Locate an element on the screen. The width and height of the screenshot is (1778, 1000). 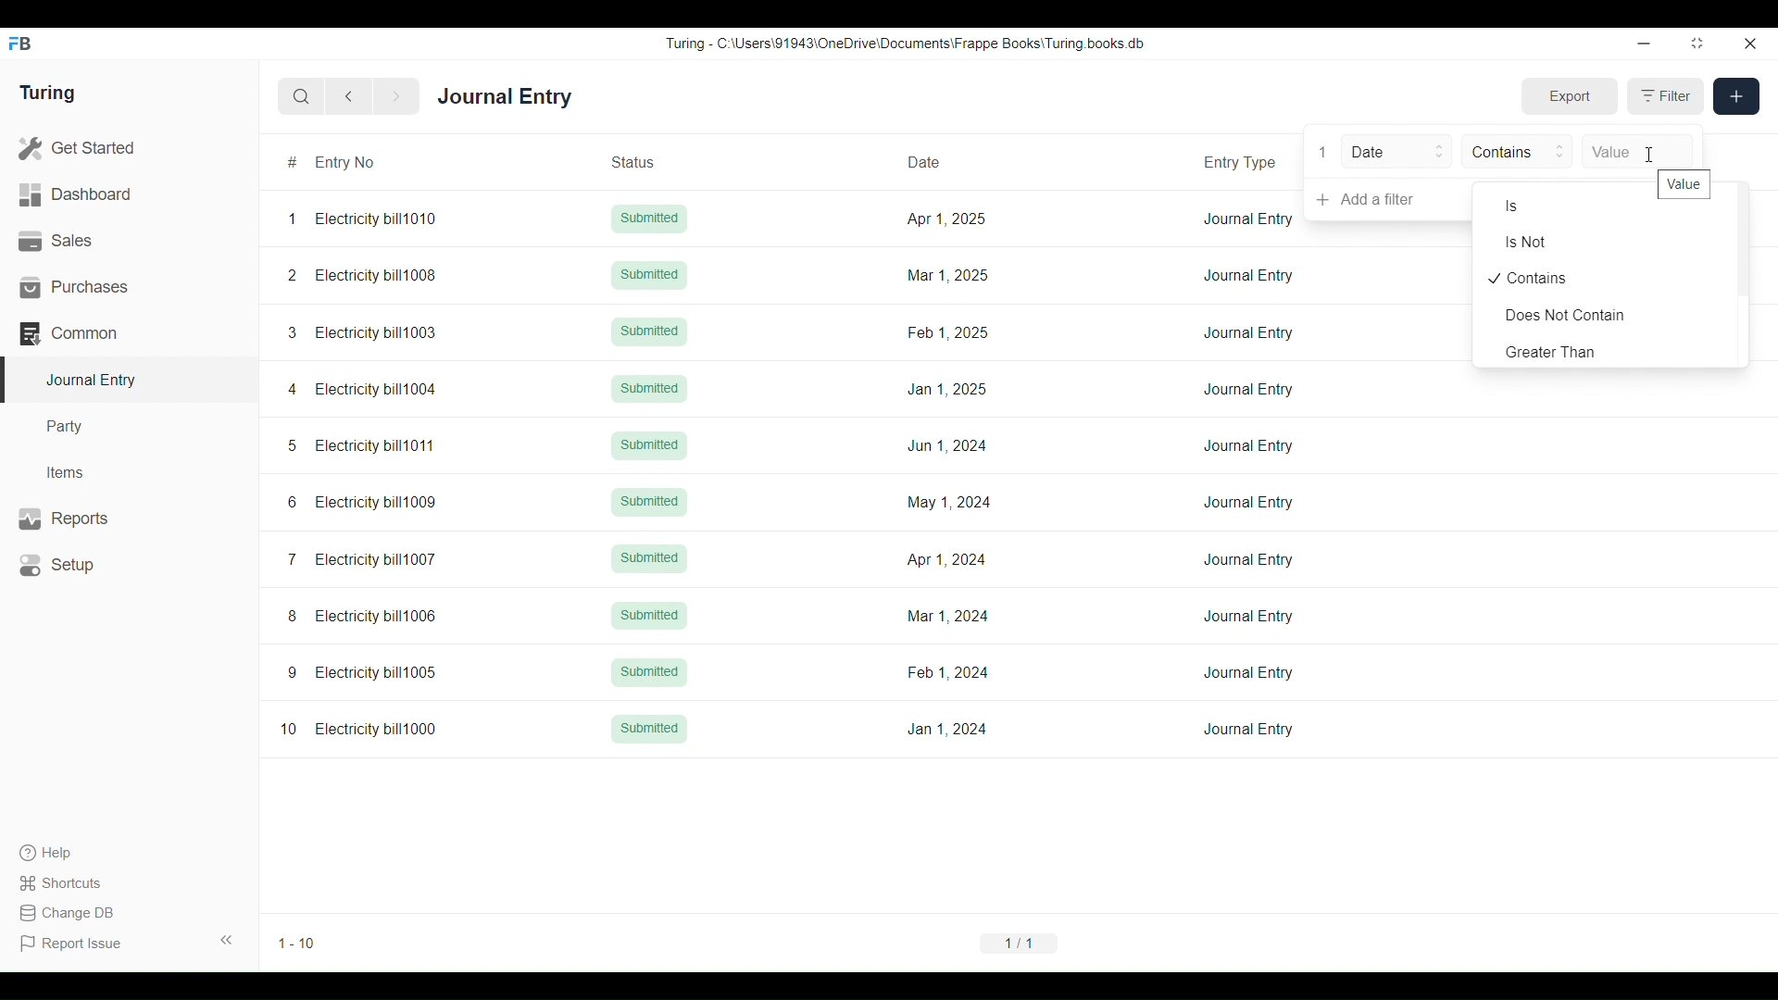
6 Electricity bill1009 is located at coordinates (362, 502).